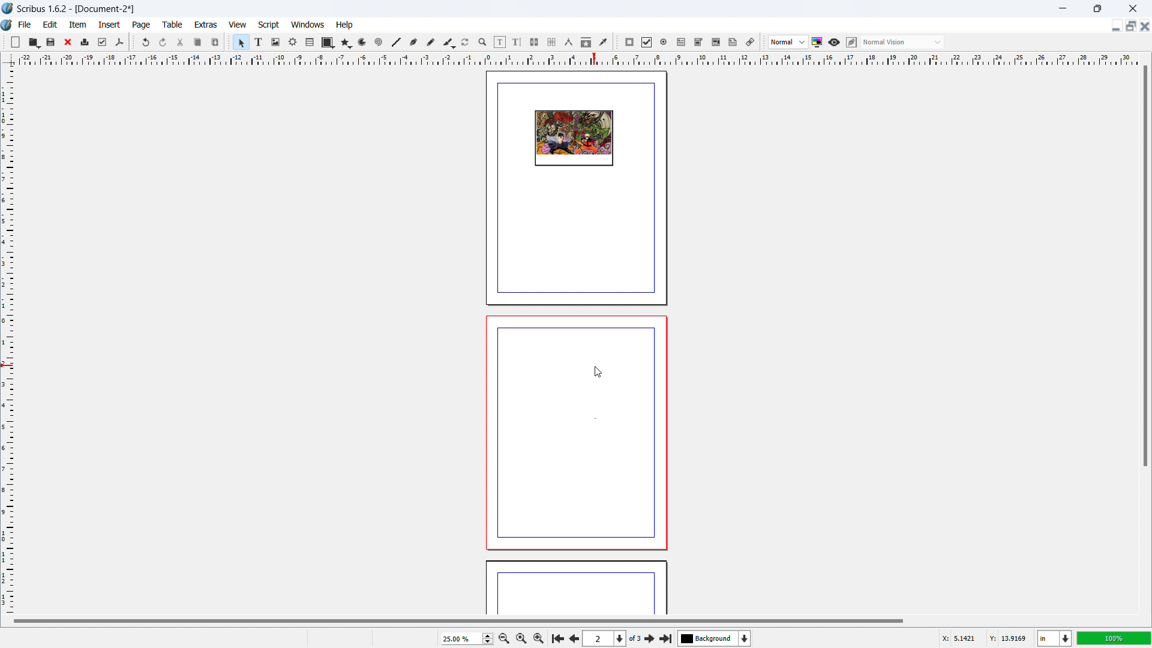  What do you see at coordinates (1114, 638) in the screenshot?
I see `zoom level` at bounding box center [1114, 638].